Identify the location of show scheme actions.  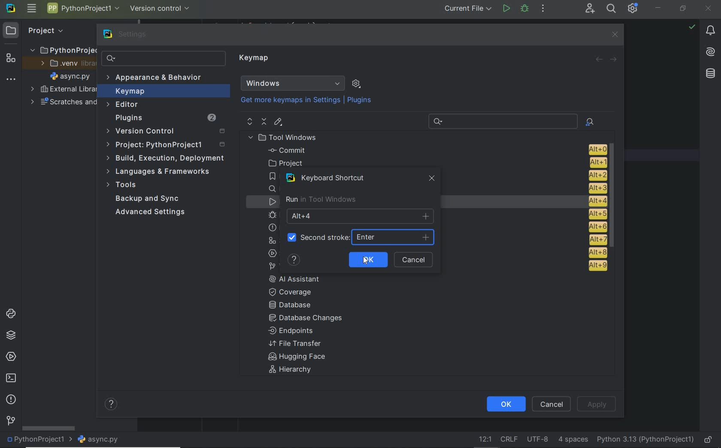
(356, 83).